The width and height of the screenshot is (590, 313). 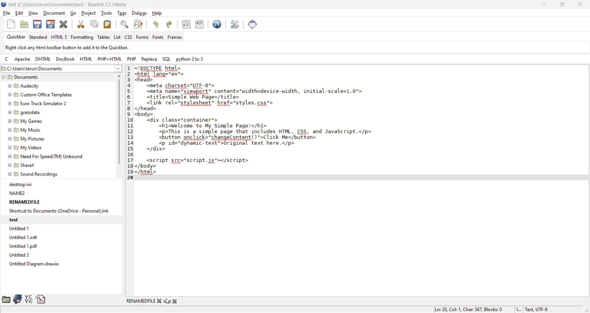 What do you see at coordinates (34, 265) in the screenshot?
I see `Untitled Diagram.drawio` at bounding box center [34, 265].